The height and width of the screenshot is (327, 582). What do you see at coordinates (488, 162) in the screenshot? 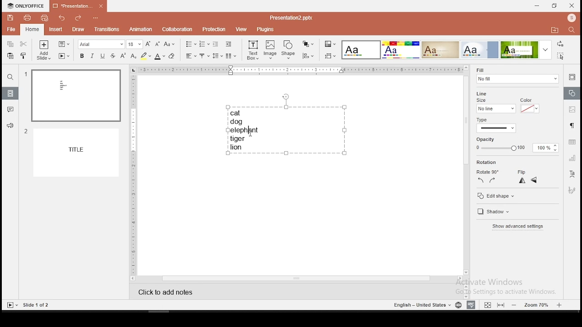
I see `Rotation` at bounding box center [488, 162].